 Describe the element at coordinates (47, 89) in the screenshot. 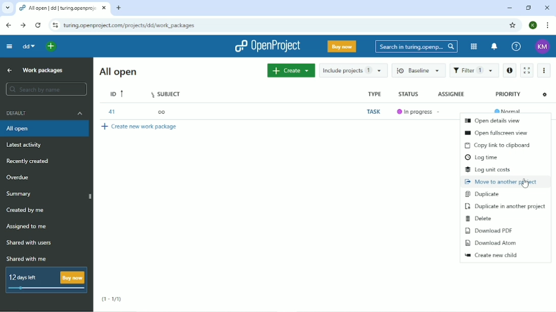

I see `Search by name` at that location.